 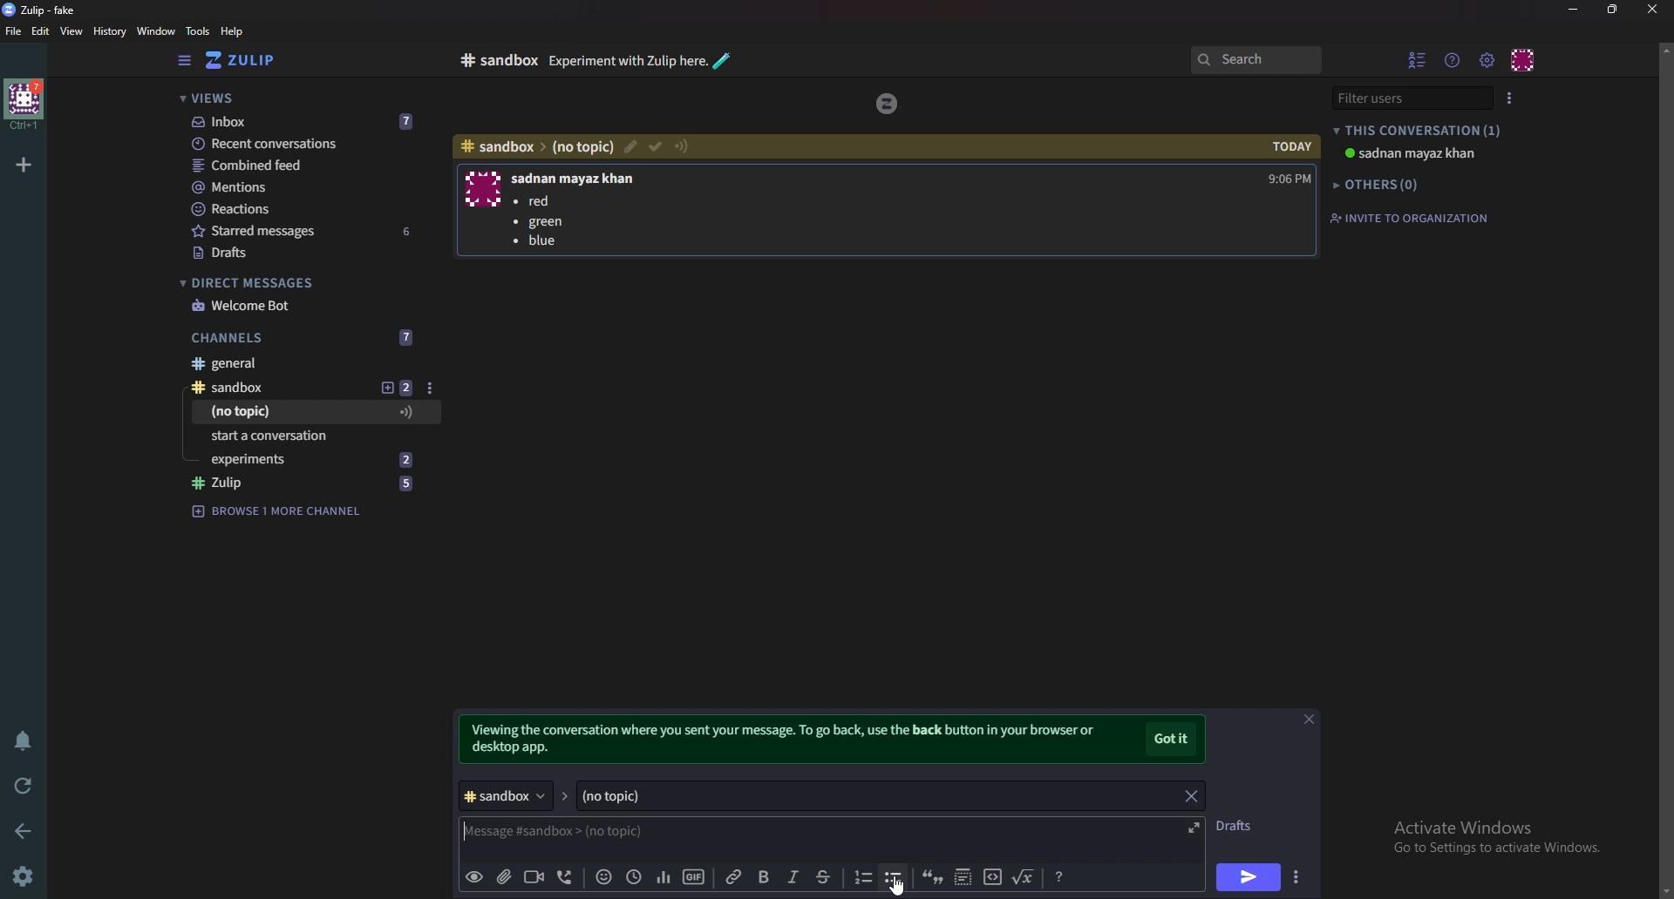 I want to click on Bullet list, so click(x=540, y=224).